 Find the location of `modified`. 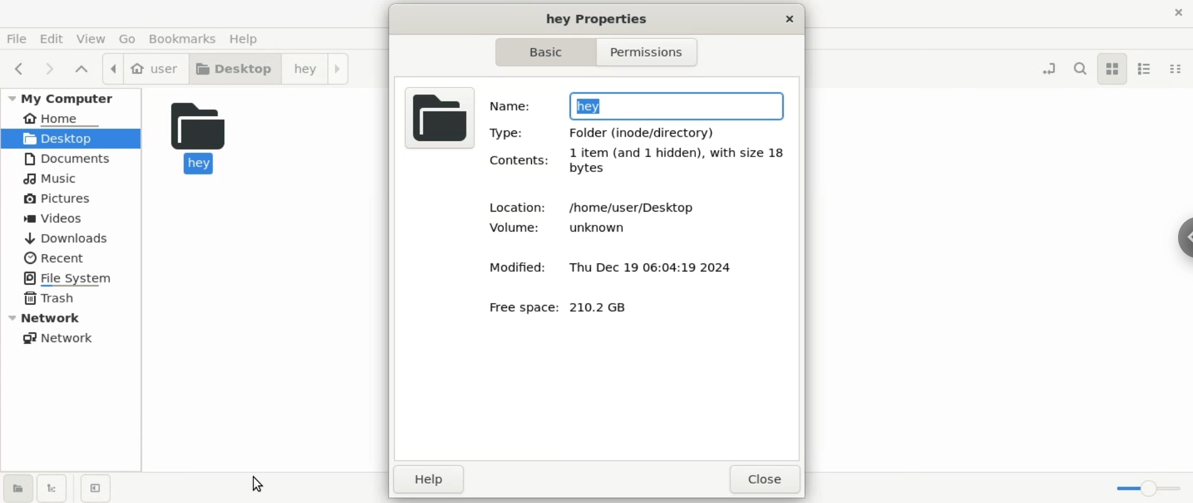

modified is located at coordinates (511, 267).